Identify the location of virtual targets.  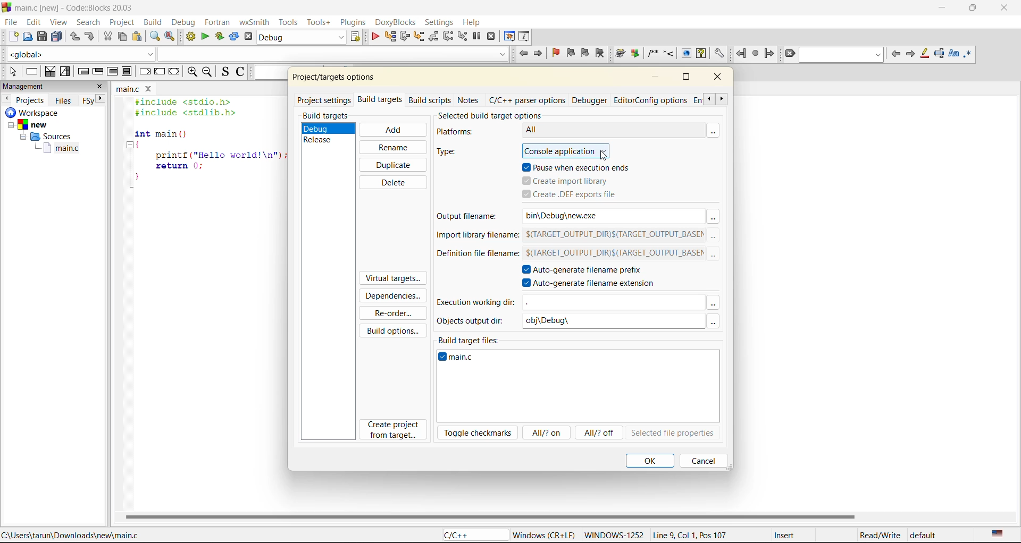
(392, 279).